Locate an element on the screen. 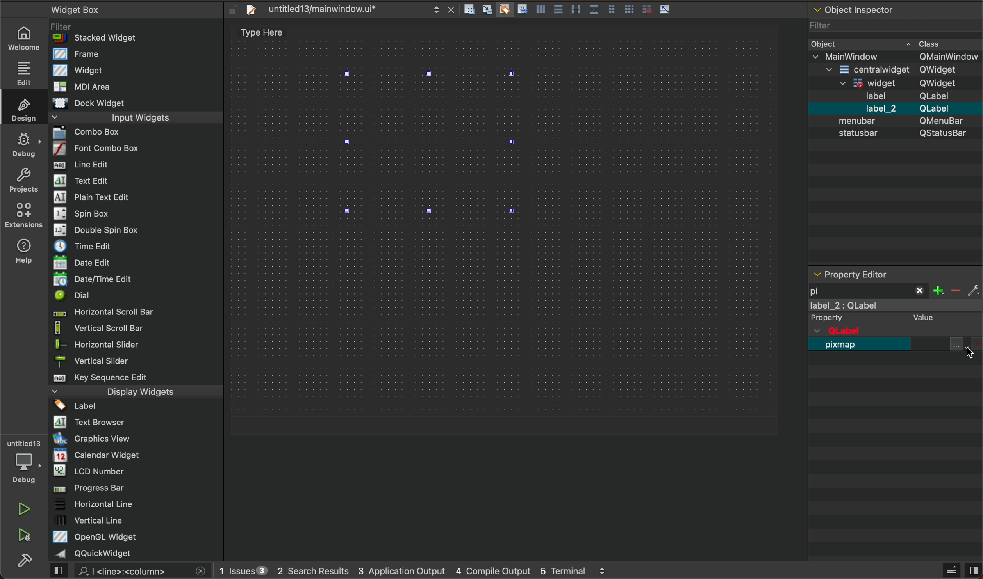  debug is located at coordinates (23, 142).